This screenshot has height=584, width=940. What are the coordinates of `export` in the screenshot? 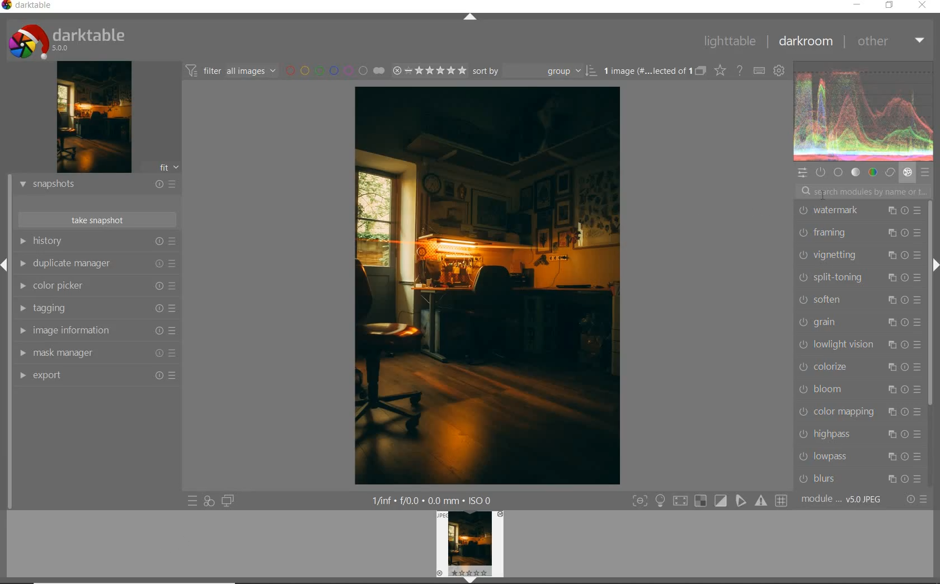 It's located at (96, 377).